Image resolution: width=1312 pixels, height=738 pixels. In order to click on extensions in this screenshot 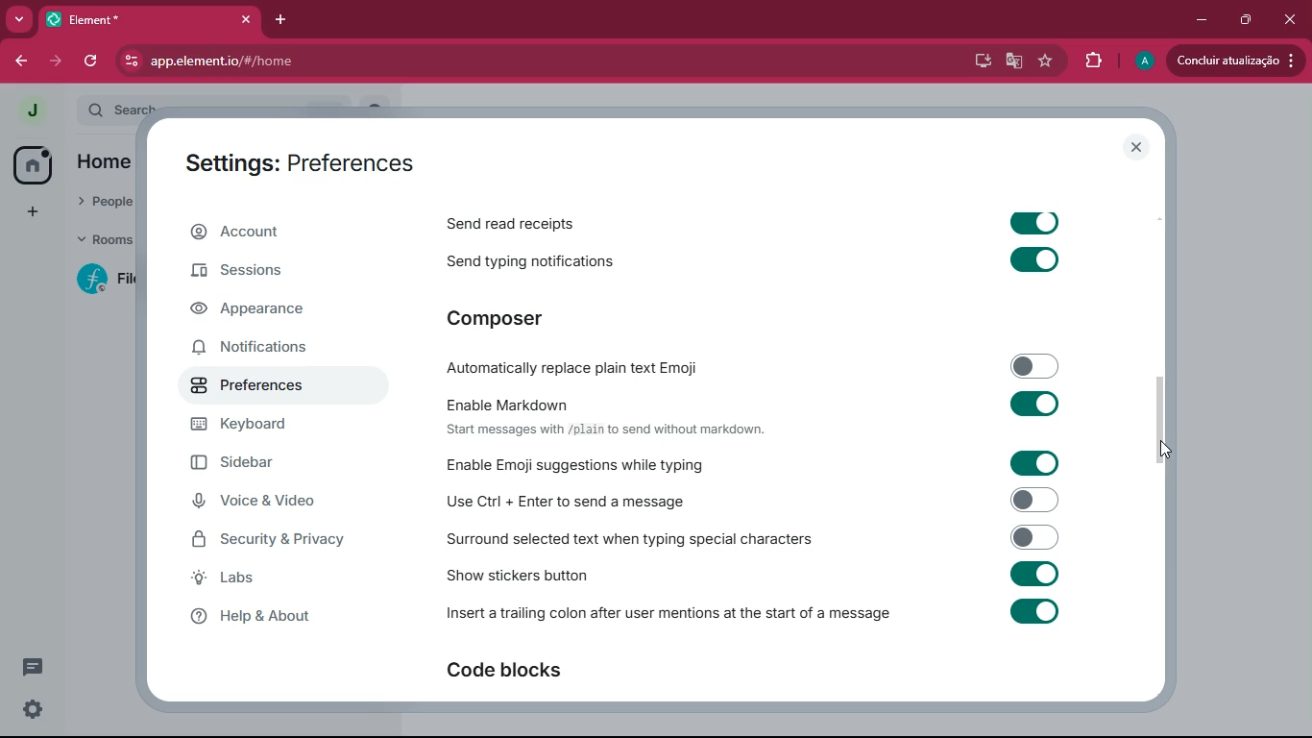, I will do `click(1091, 60)`.